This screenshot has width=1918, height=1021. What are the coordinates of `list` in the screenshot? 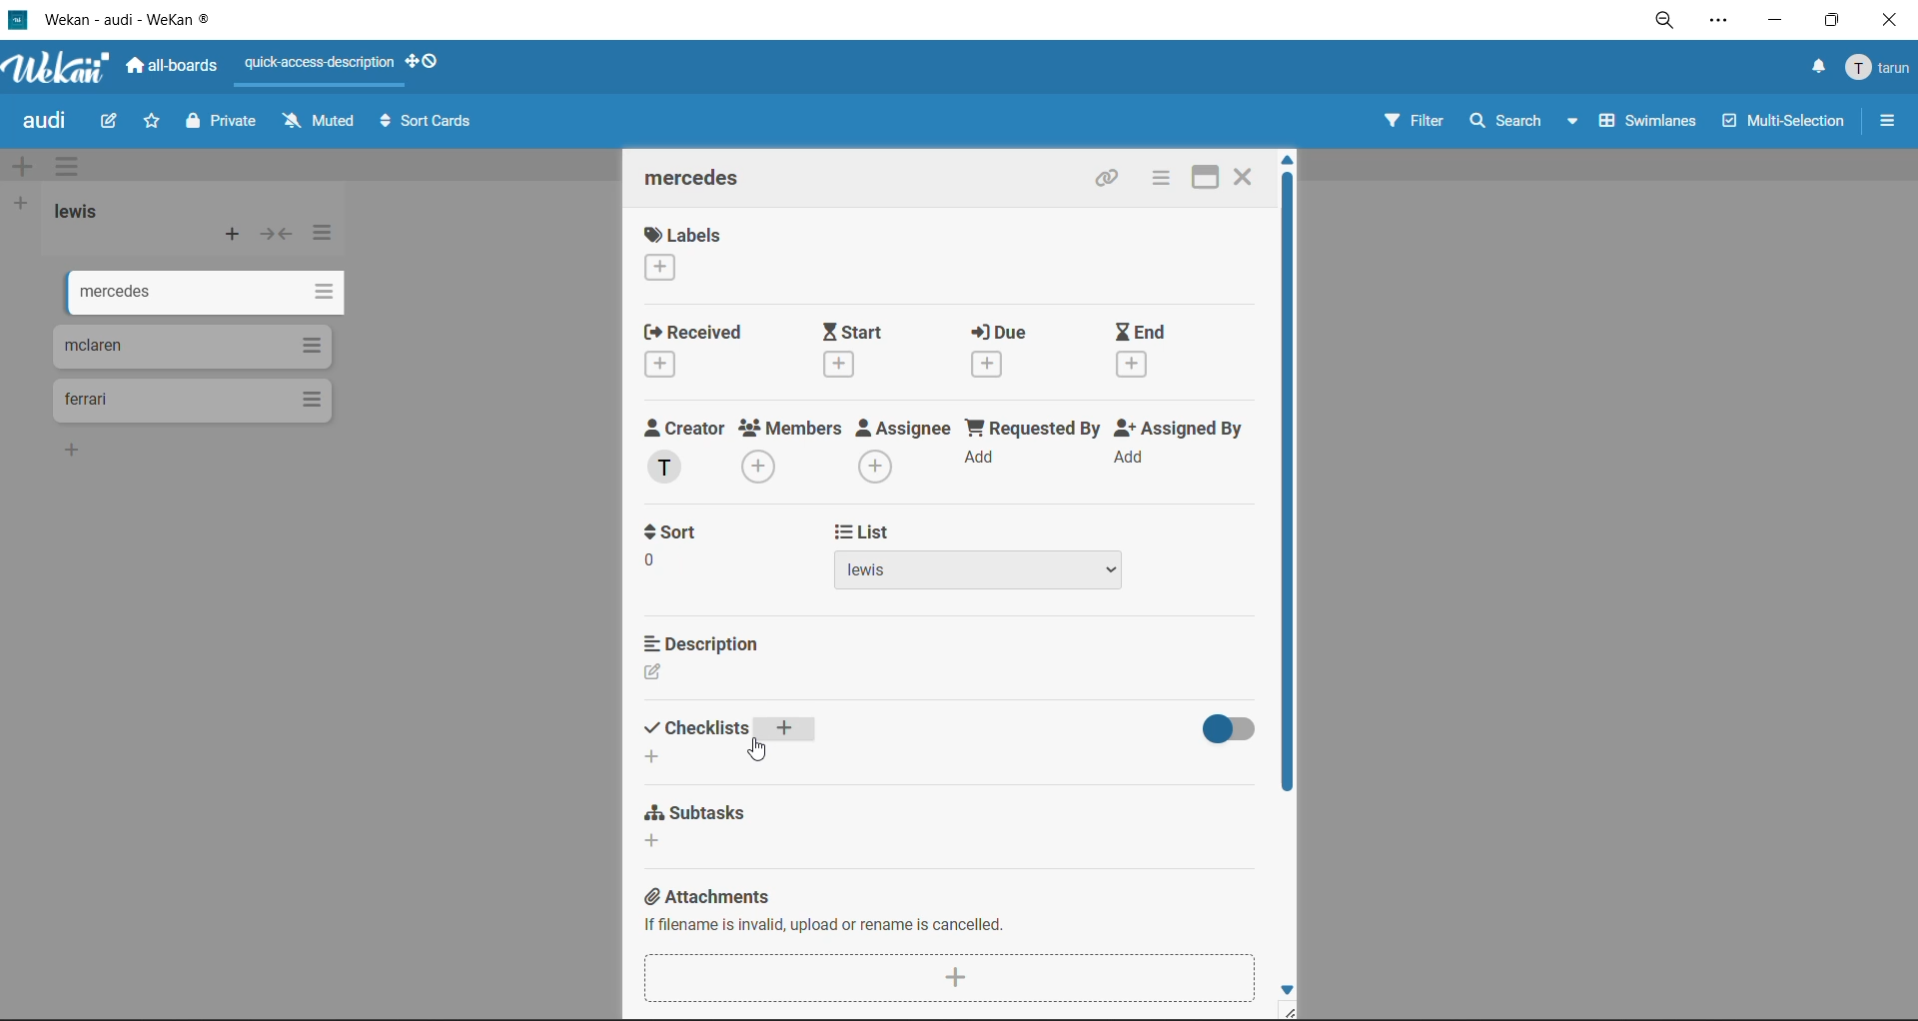 It's located at (866, 532).